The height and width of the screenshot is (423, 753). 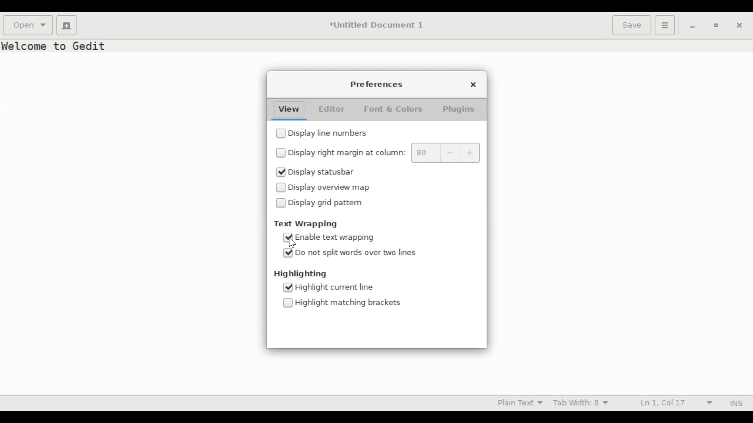 I want to click on Preferences, so click(x=377, y=85).